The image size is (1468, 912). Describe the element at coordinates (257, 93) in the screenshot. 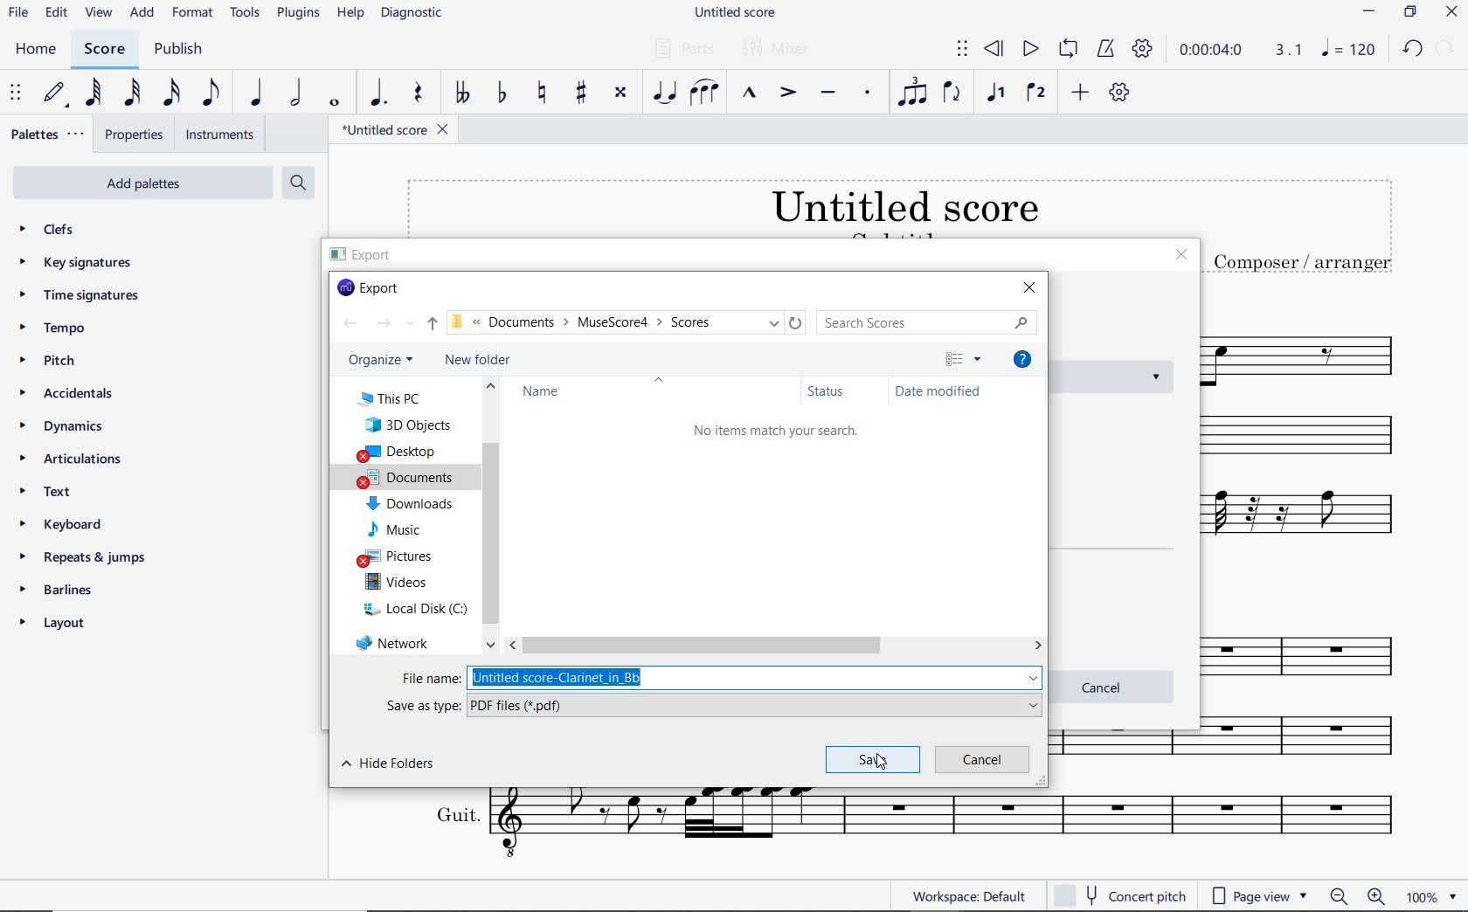

I see `QUARTER NOTE` at that location.